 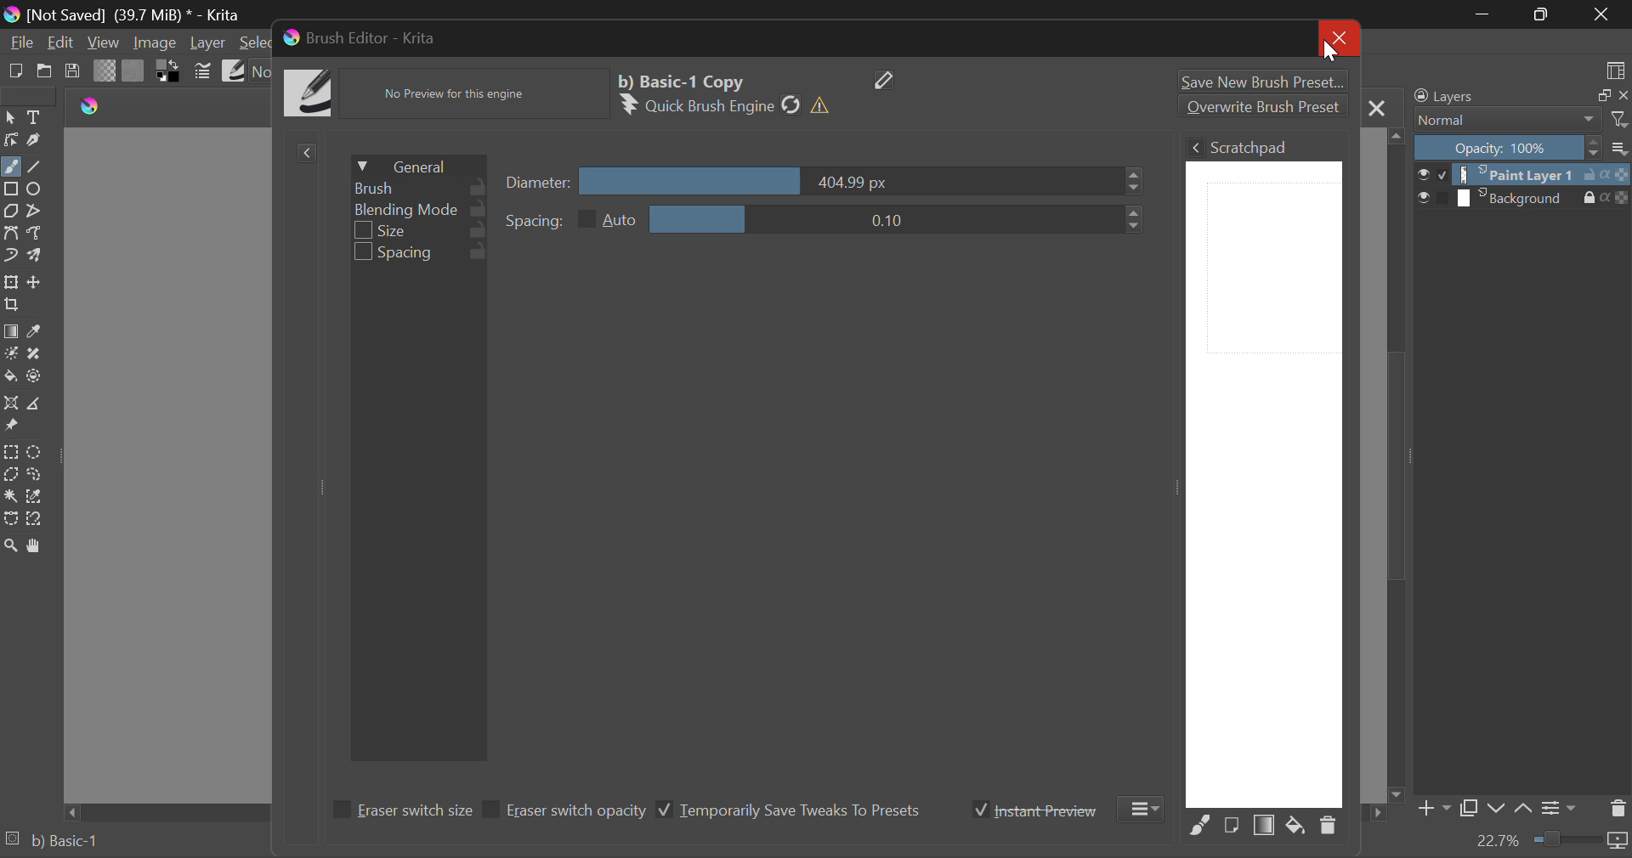 I want to click on Fill Area with Selected Brush Preset, so click(x=1200, y=826).